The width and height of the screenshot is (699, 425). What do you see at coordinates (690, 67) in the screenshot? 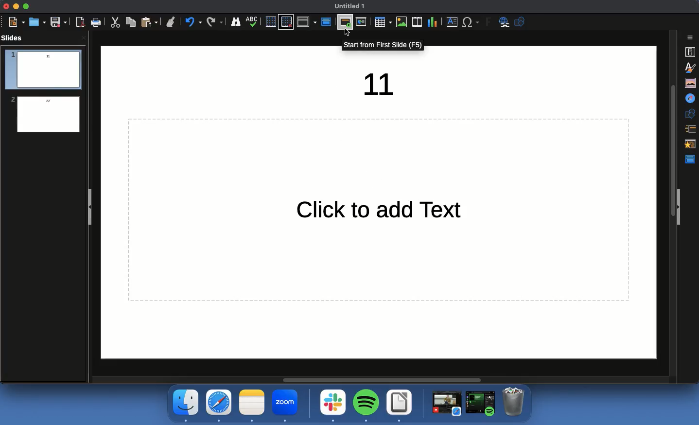
I see `Styles` at bounding box center [690, 67].